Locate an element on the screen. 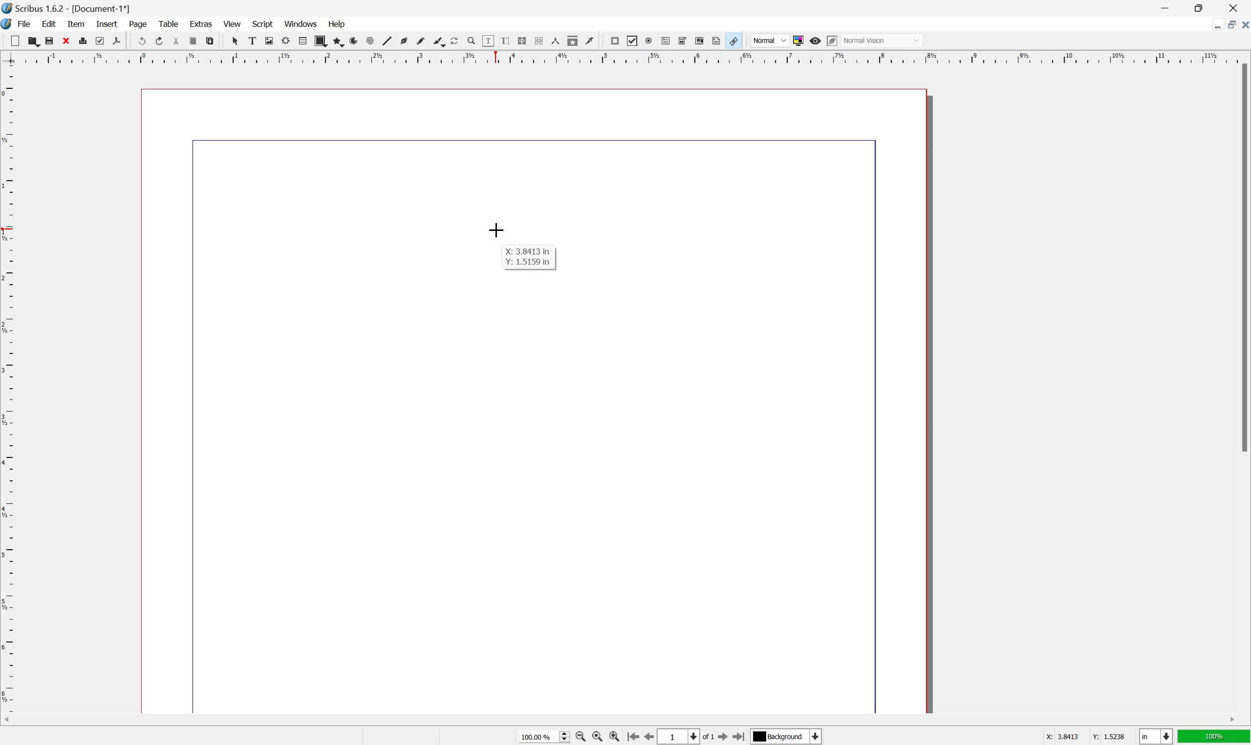  bezier curve is located at coordinates (404, 41).